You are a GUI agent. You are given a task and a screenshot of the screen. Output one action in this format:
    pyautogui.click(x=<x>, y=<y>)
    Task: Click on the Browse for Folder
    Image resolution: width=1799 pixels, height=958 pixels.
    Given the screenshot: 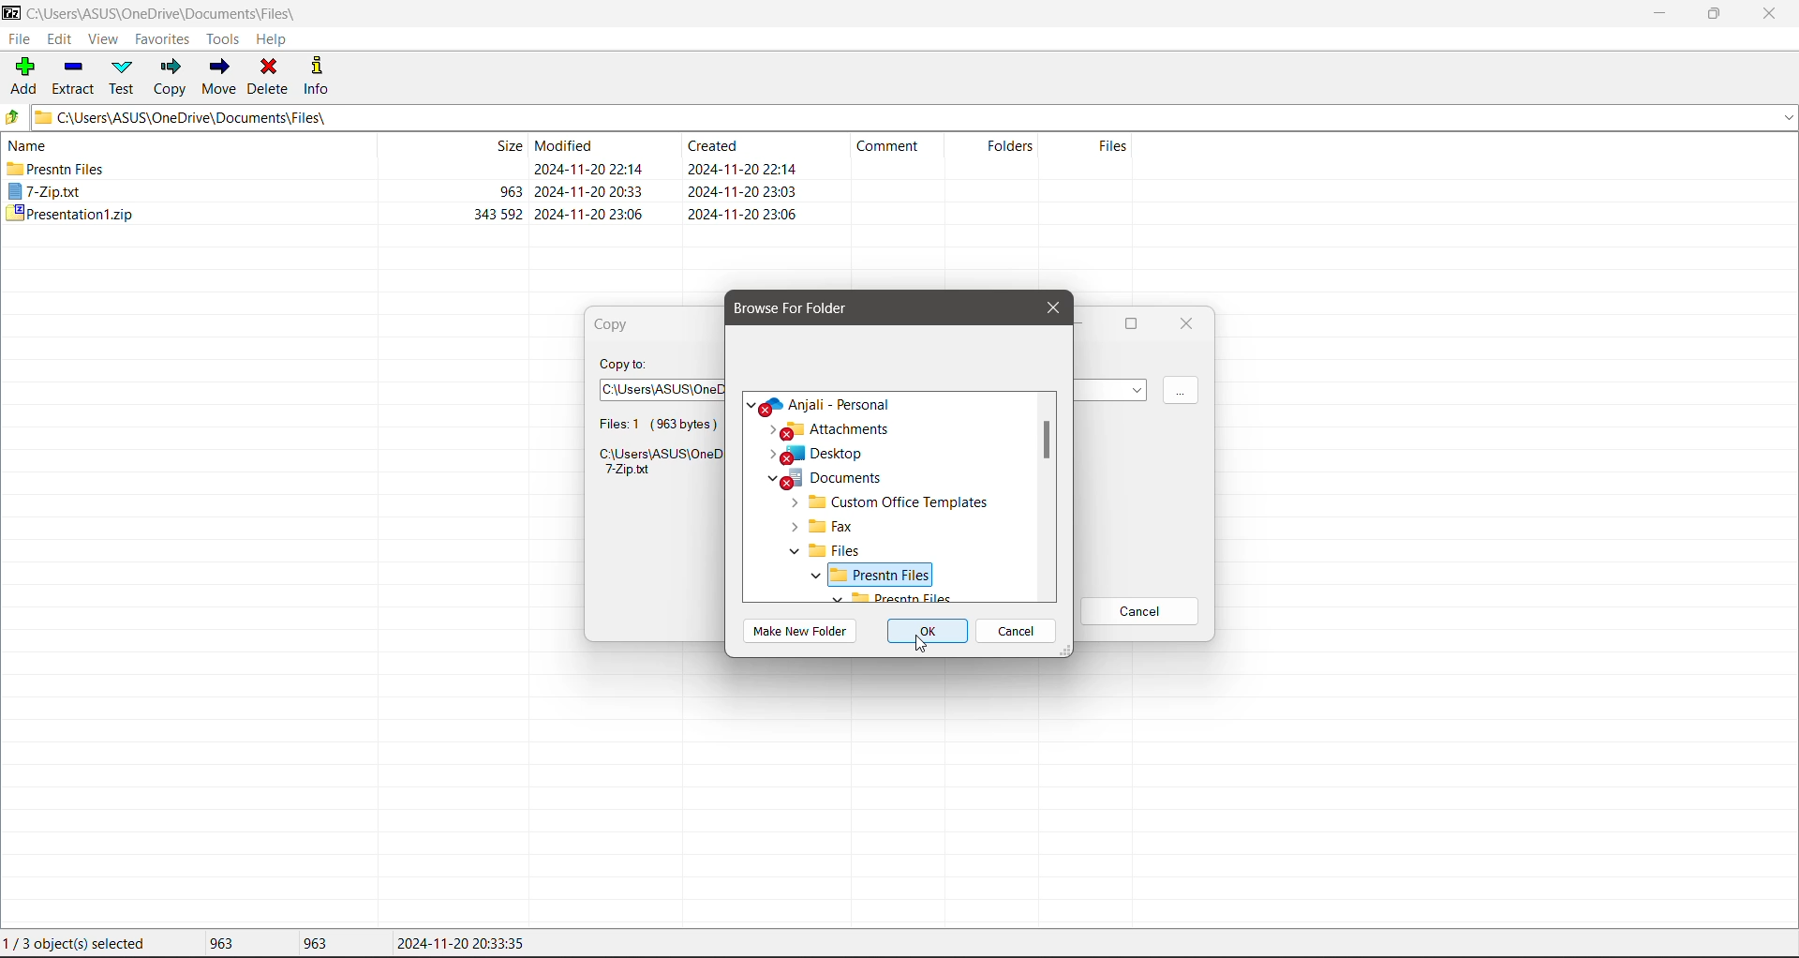 What is the action you would take?
    pyautogui.click(x=800, y=308)
    